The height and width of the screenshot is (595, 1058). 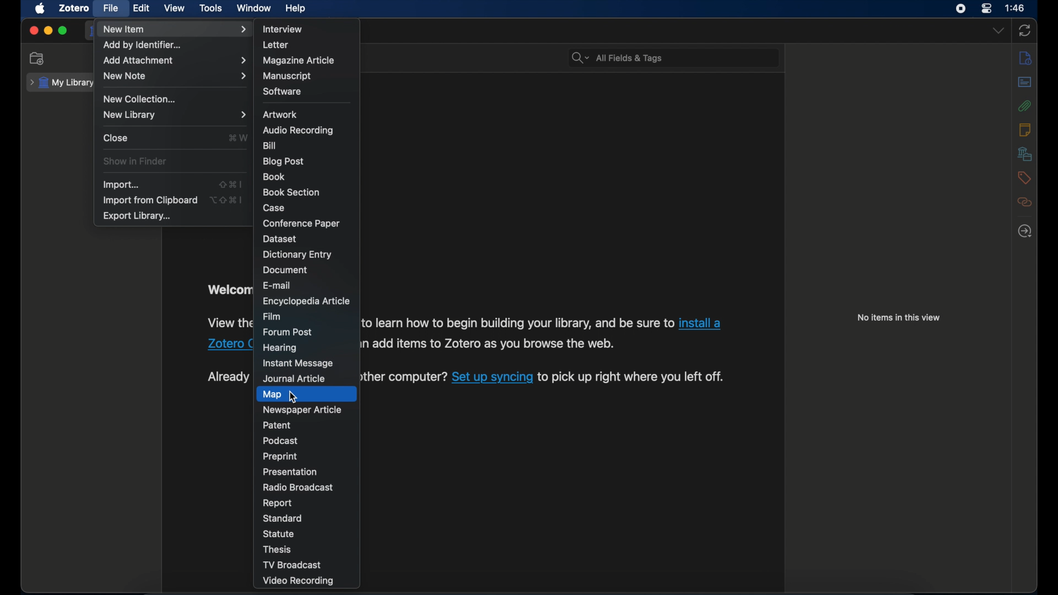 I want to click on standard, so click(x=284, y=518).